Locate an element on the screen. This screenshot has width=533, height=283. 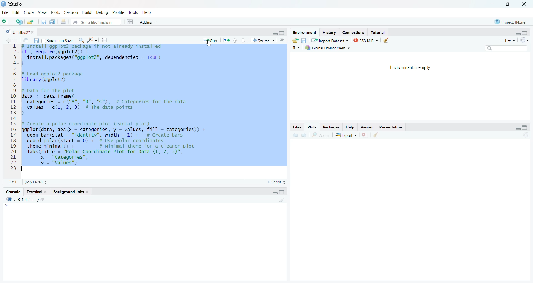
search bar is located at coordinates (507, 49).